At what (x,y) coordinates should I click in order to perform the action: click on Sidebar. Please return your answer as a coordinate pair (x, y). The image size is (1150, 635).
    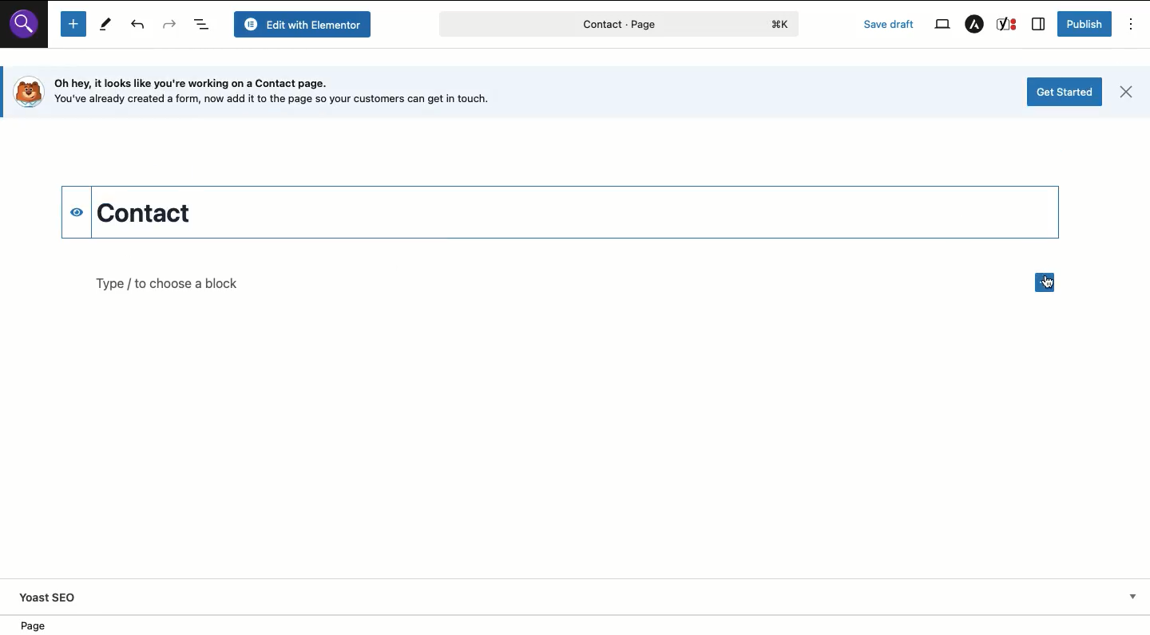
    Looking at the image, I should click on (1039, 25).